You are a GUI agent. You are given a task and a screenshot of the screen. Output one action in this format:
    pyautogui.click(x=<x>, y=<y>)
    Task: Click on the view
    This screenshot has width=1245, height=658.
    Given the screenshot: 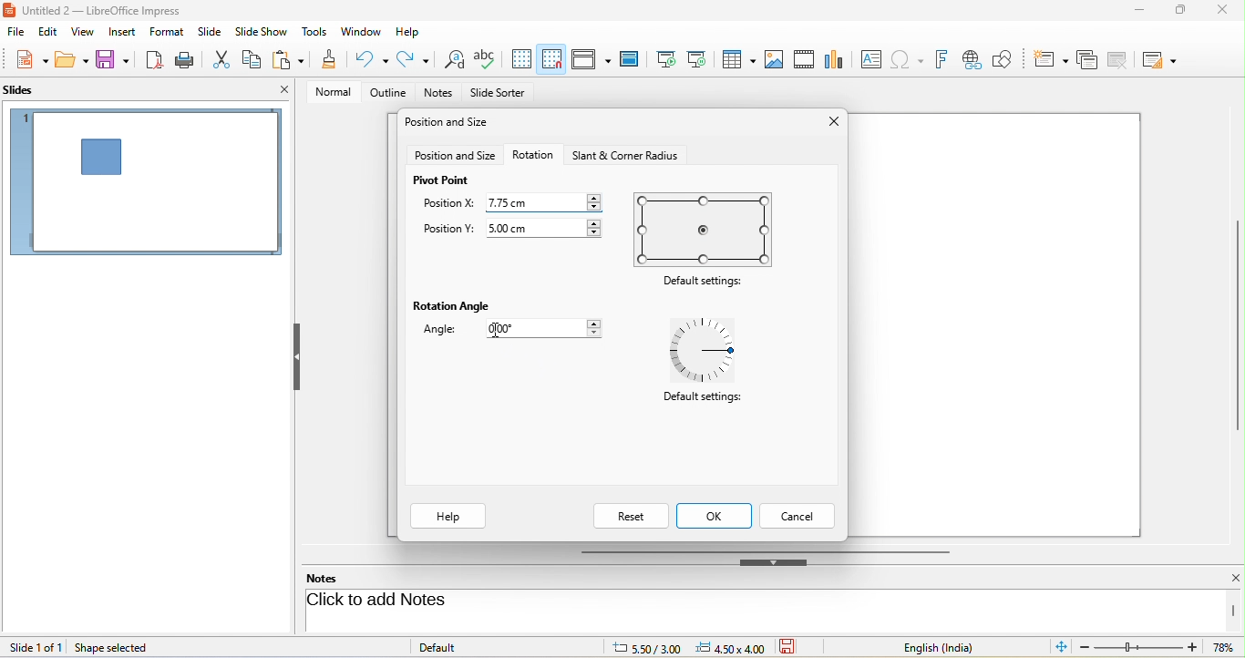 What is the action you would take?
    pyautogui.click(x=80, y=31)
    